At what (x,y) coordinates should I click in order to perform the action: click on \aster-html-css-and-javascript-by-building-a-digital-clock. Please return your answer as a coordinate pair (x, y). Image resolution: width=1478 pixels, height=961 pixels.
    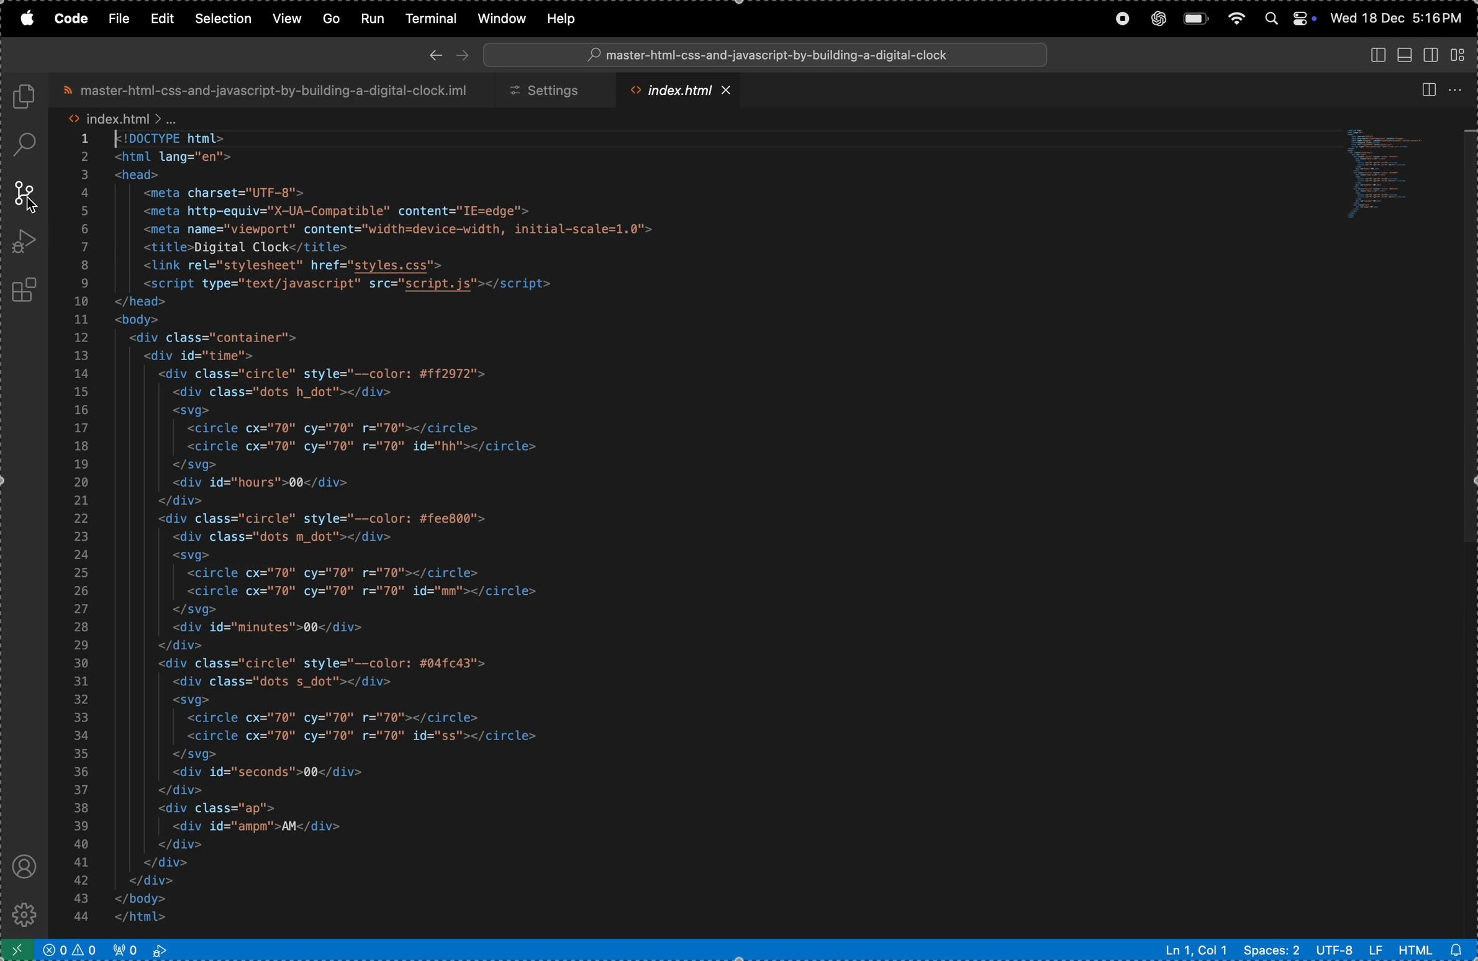
    Looking at the image, I should click on (768, 55).